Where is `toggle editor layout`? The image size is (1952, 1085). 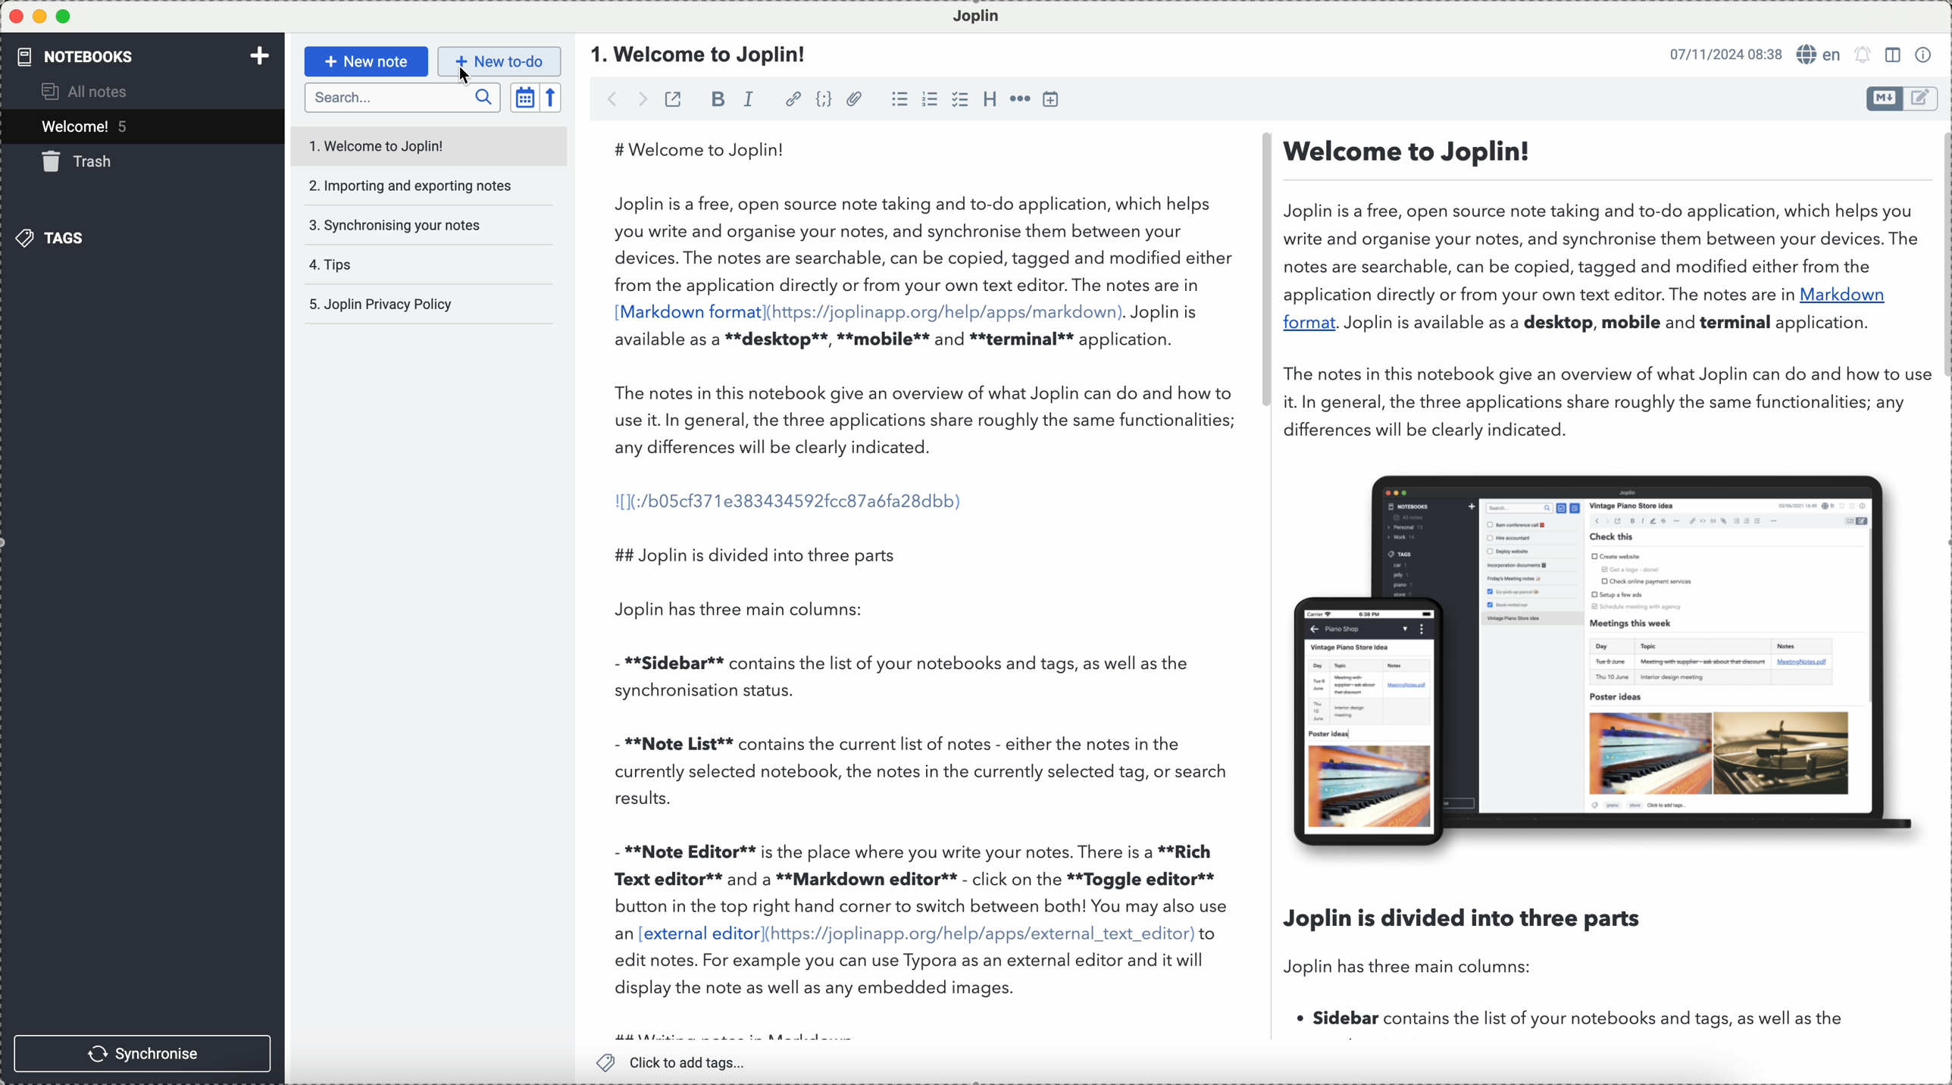
toggle editor layout is located at coordinates (1894, 55).